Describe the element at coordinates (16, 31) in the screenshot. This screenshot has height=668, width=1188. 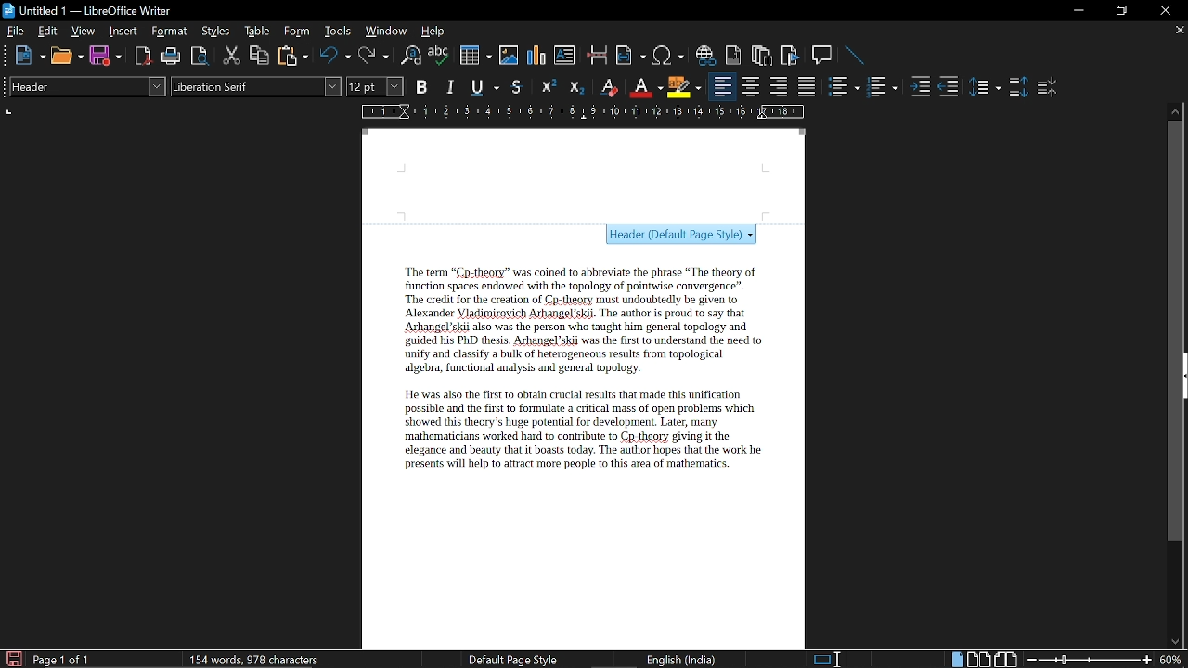
I see `File` at that location.